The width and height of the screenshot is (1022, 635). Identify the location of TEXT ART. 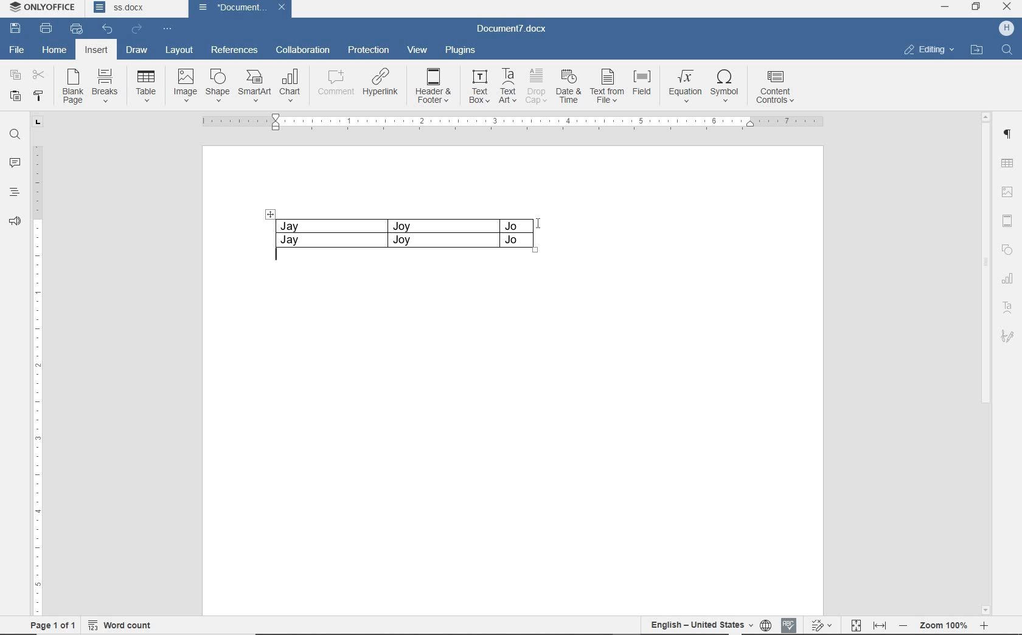
(507, 86).